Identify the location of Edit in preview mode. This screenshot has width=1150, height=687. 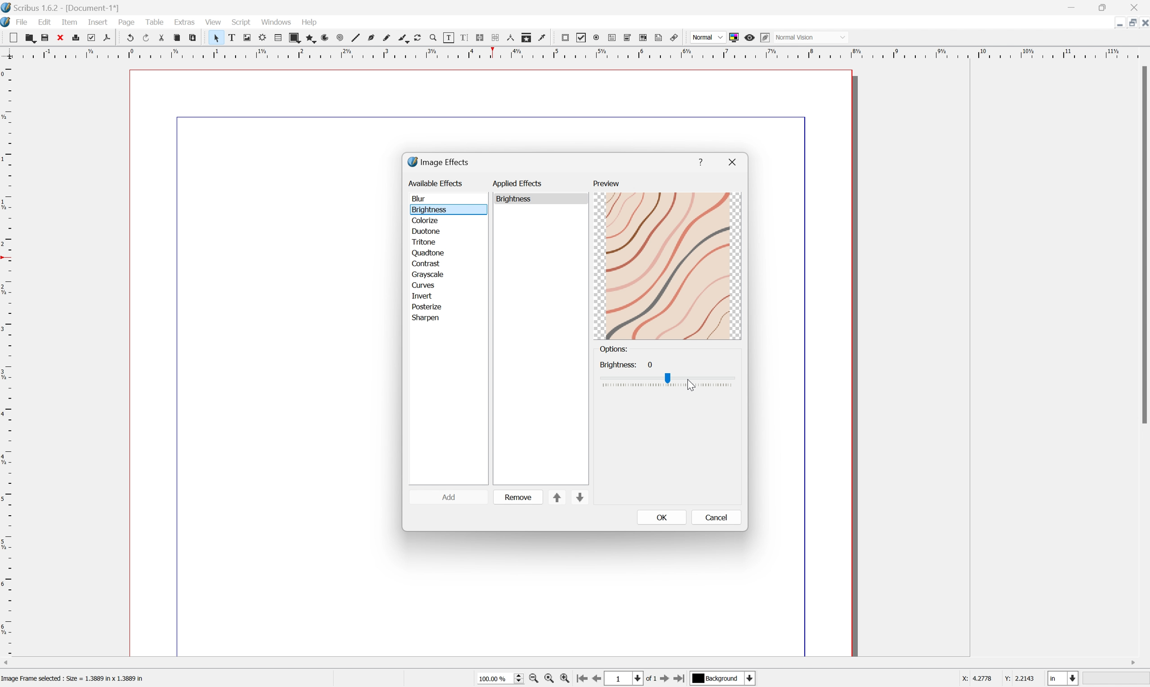
(765, 37).